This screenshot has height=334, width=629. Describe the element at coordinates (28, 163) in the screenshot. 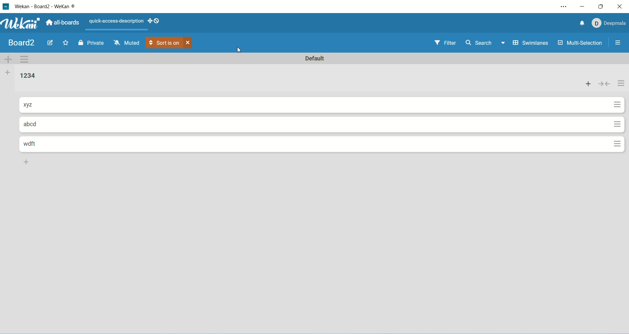

I see `add list` at that location.